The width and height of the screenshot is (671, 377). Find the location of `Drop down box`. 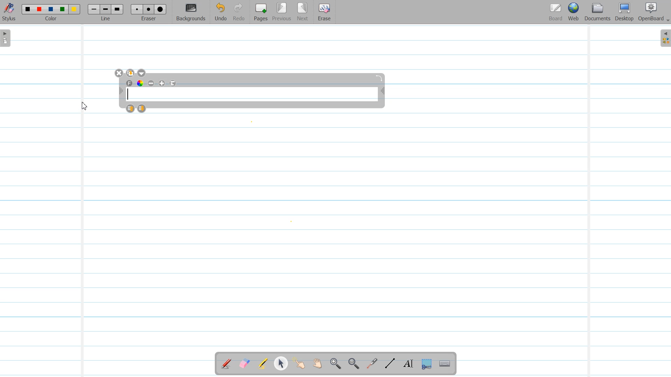

Drop down box is located at coordinates (142, 73).